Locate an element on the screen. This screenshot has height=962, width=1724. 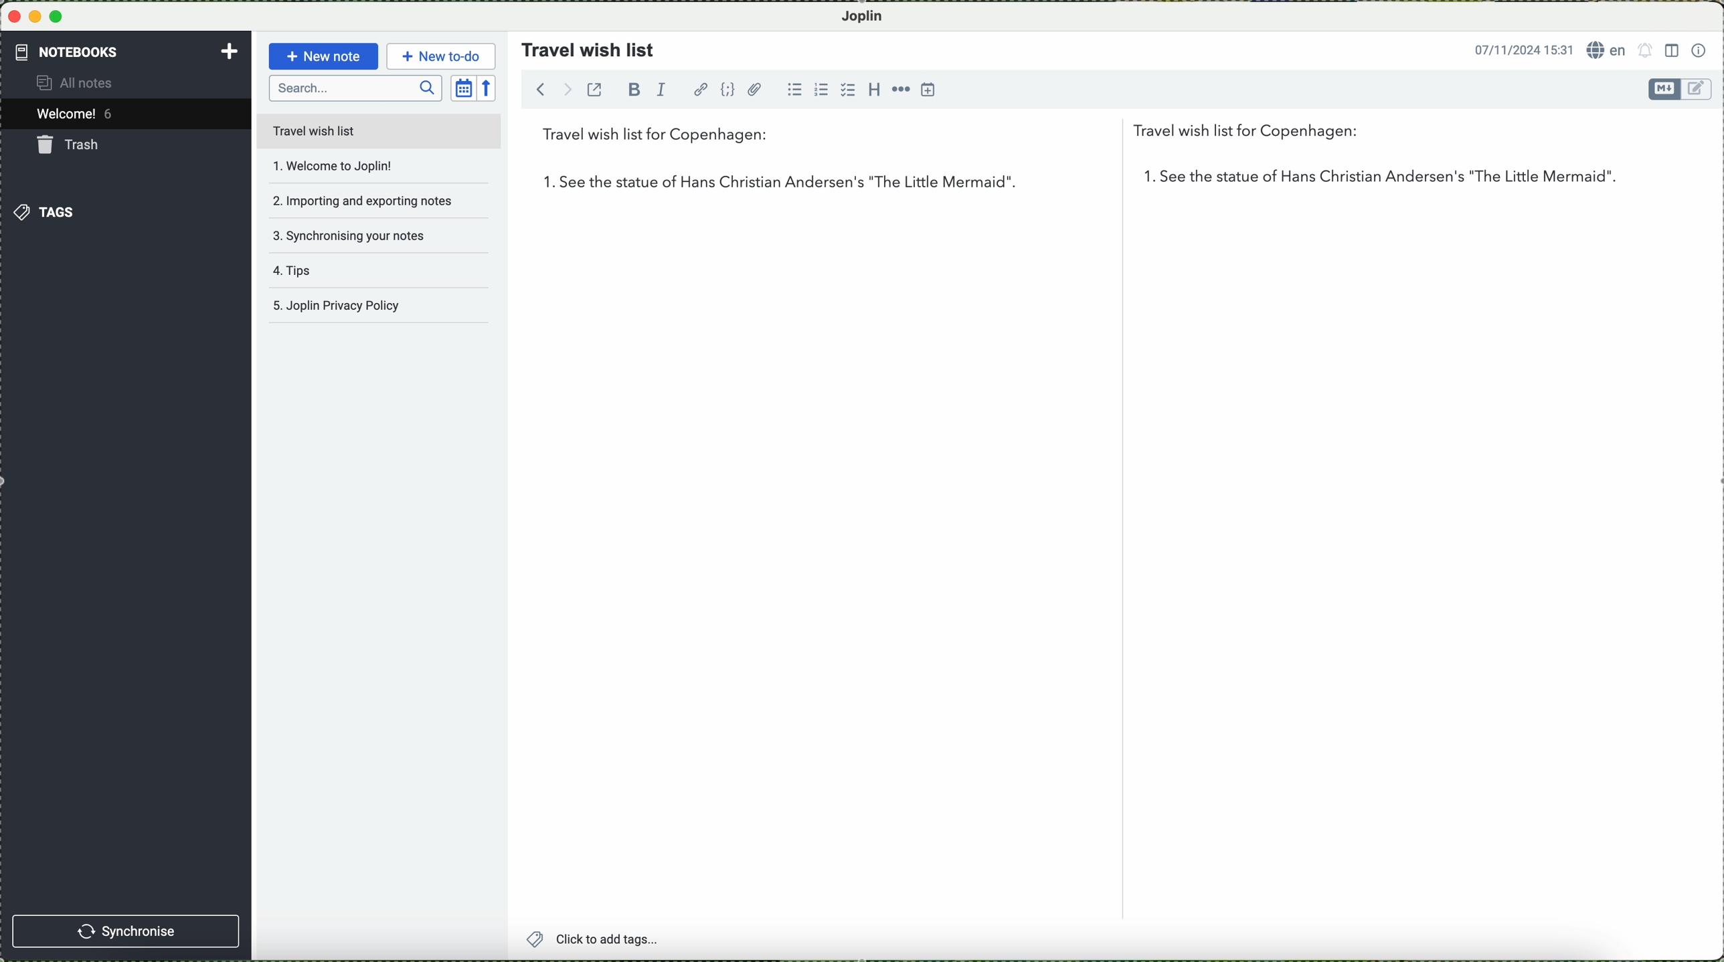
reverse sort order is located at coordinates (490, 87).